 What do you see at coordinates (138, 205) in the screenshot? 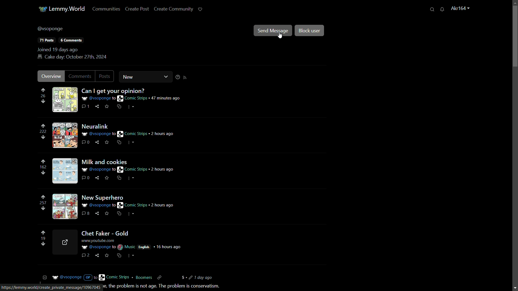
I see `post details` at bounding box center [138, 205].